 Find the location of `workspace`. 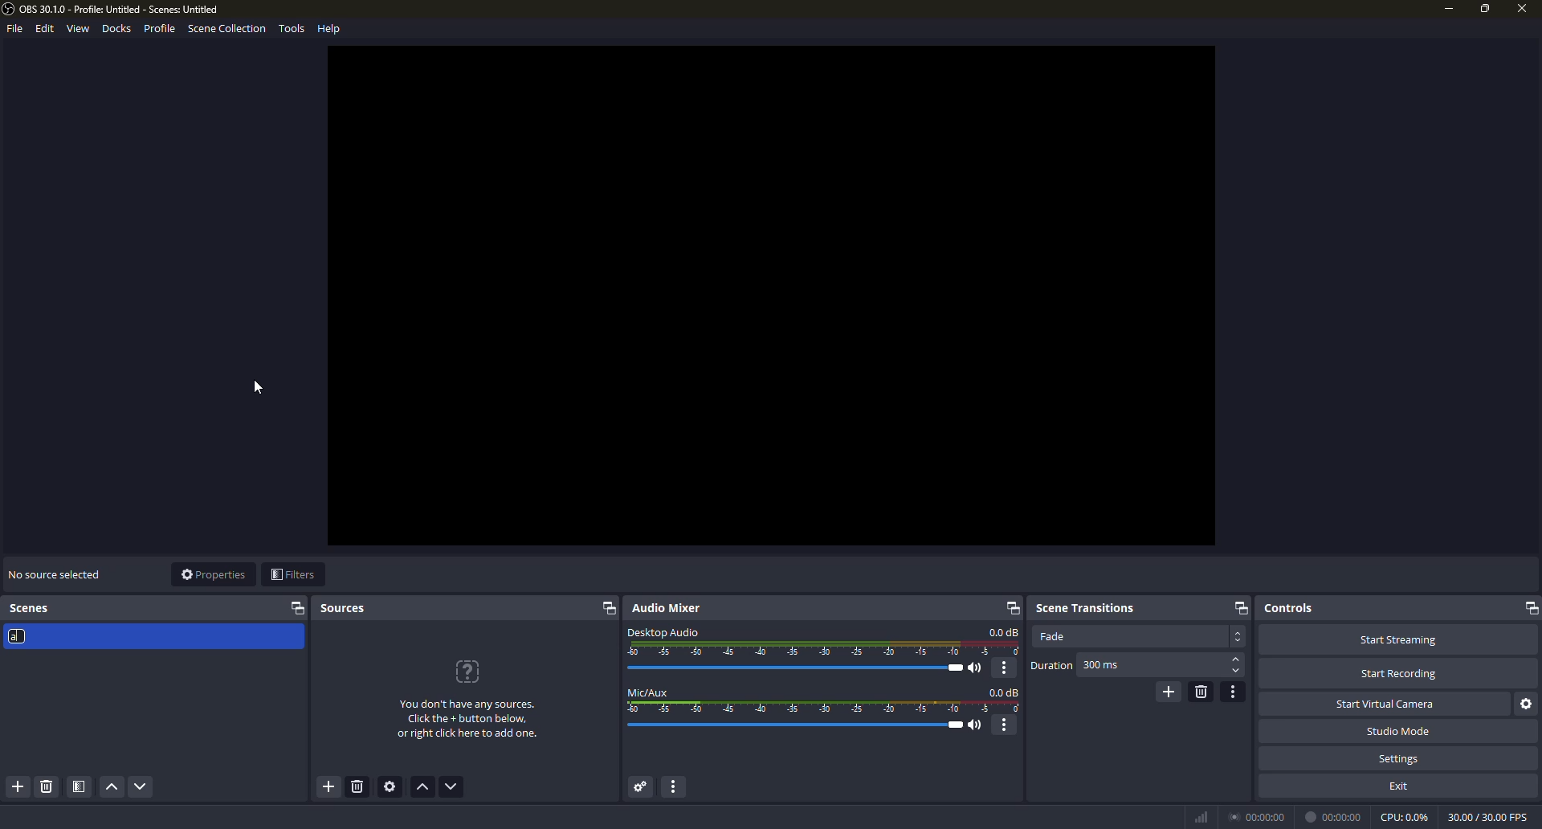

workspace is located at coordinates (772, 296).